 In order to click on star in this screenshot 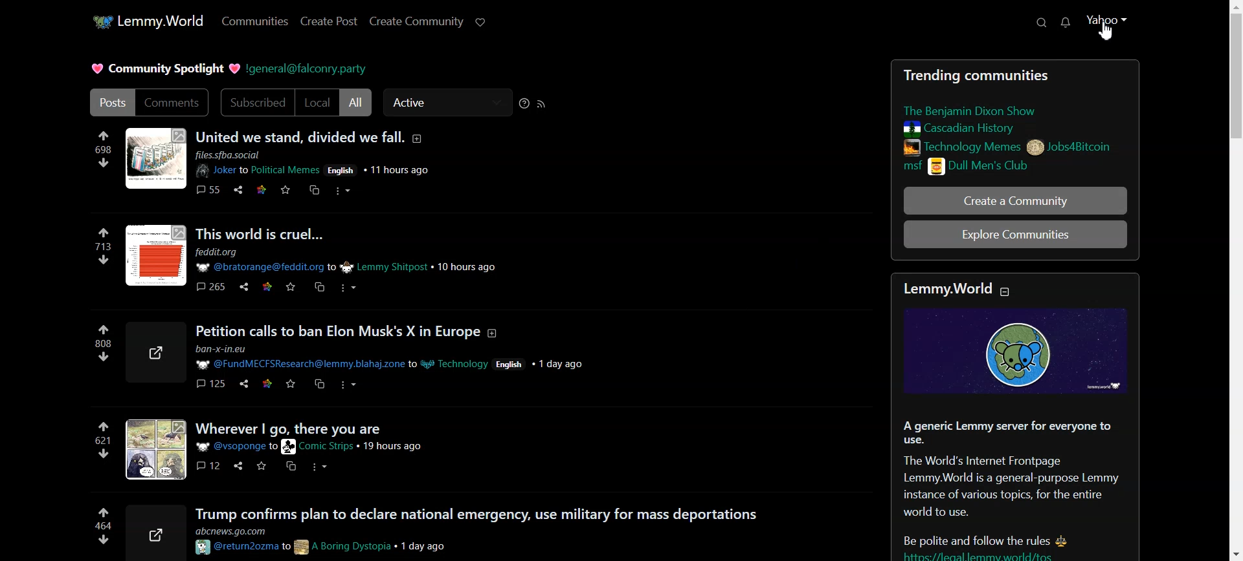, I will do `click(262, 471)`.